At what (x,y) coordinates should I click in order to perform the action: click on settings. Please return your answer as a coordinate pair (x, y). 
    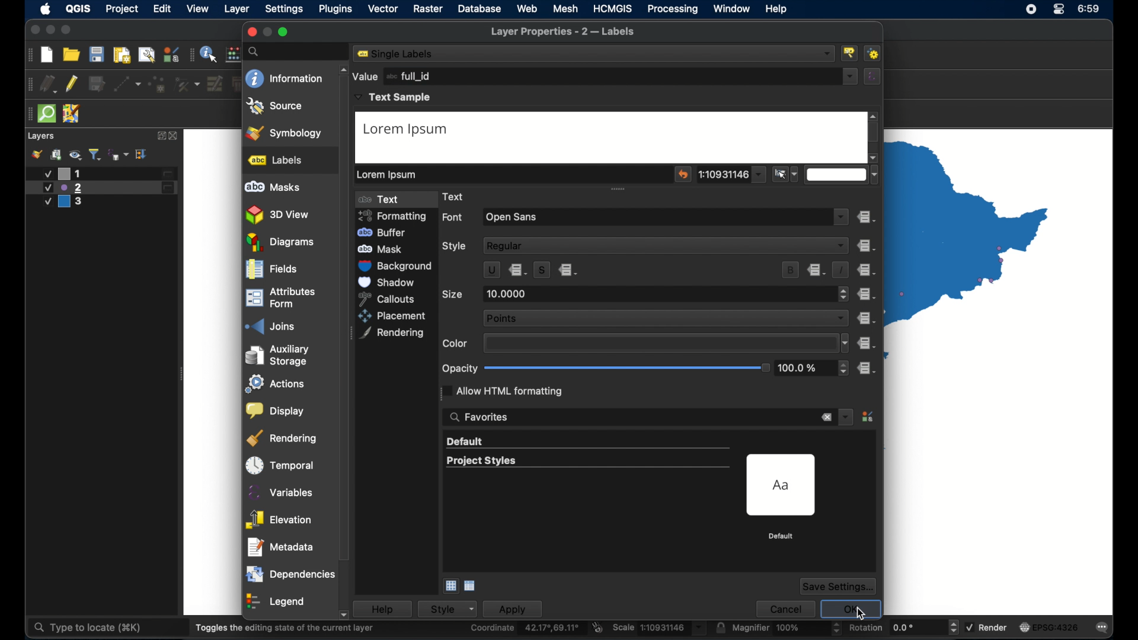
    Looking at the image, I should click on (284, 9).